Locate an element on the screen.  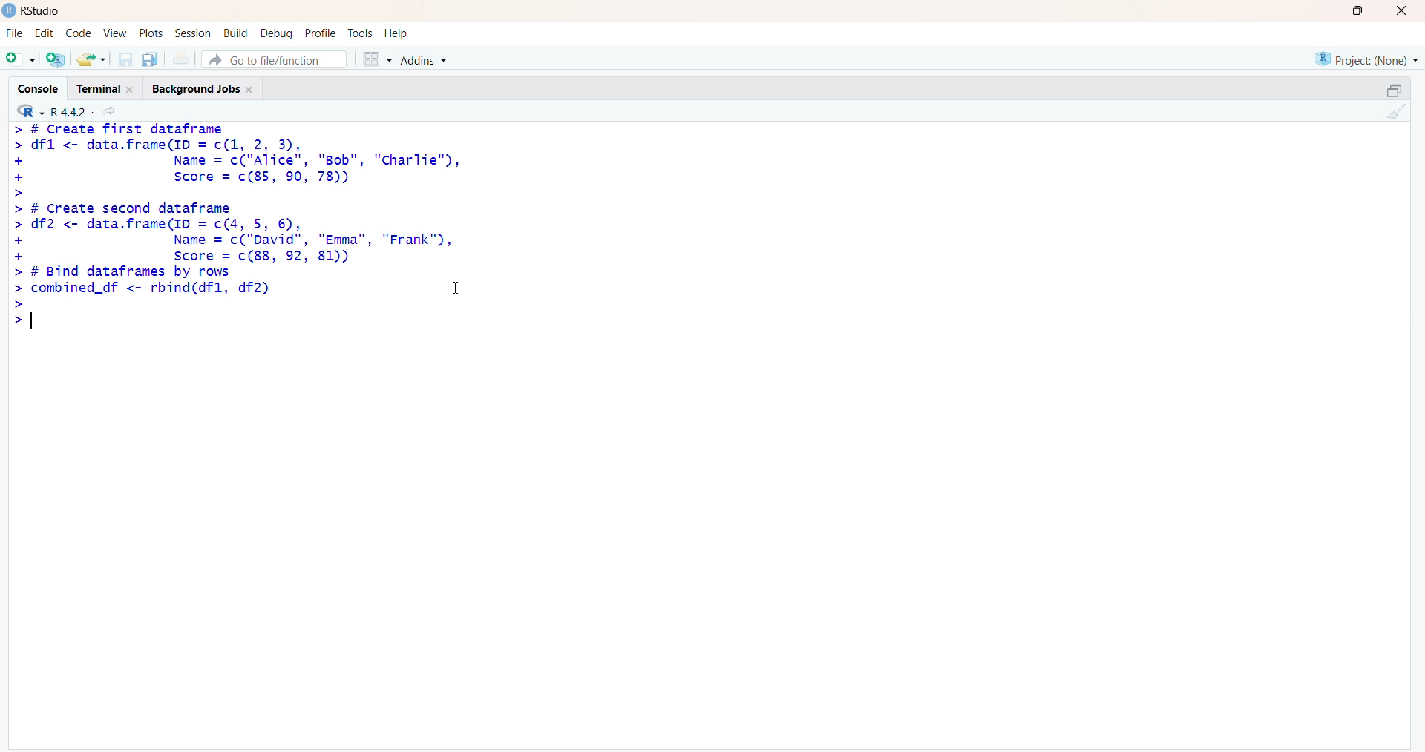
Tools is located at coordinates (360, 33).